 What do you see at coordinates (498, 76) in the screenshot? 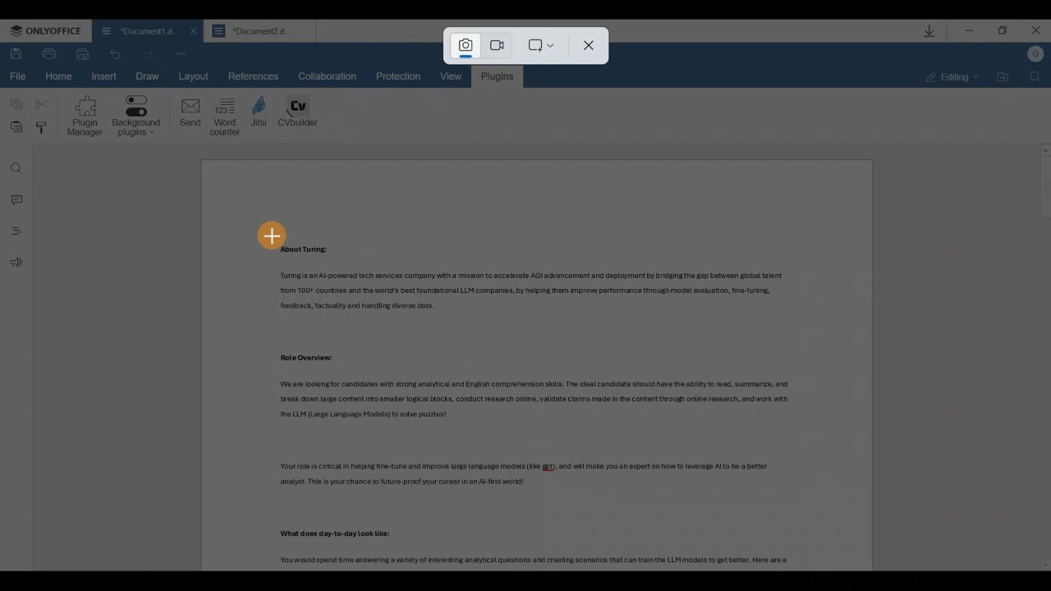
I see `Plugins` at bounding box center [498, 76].